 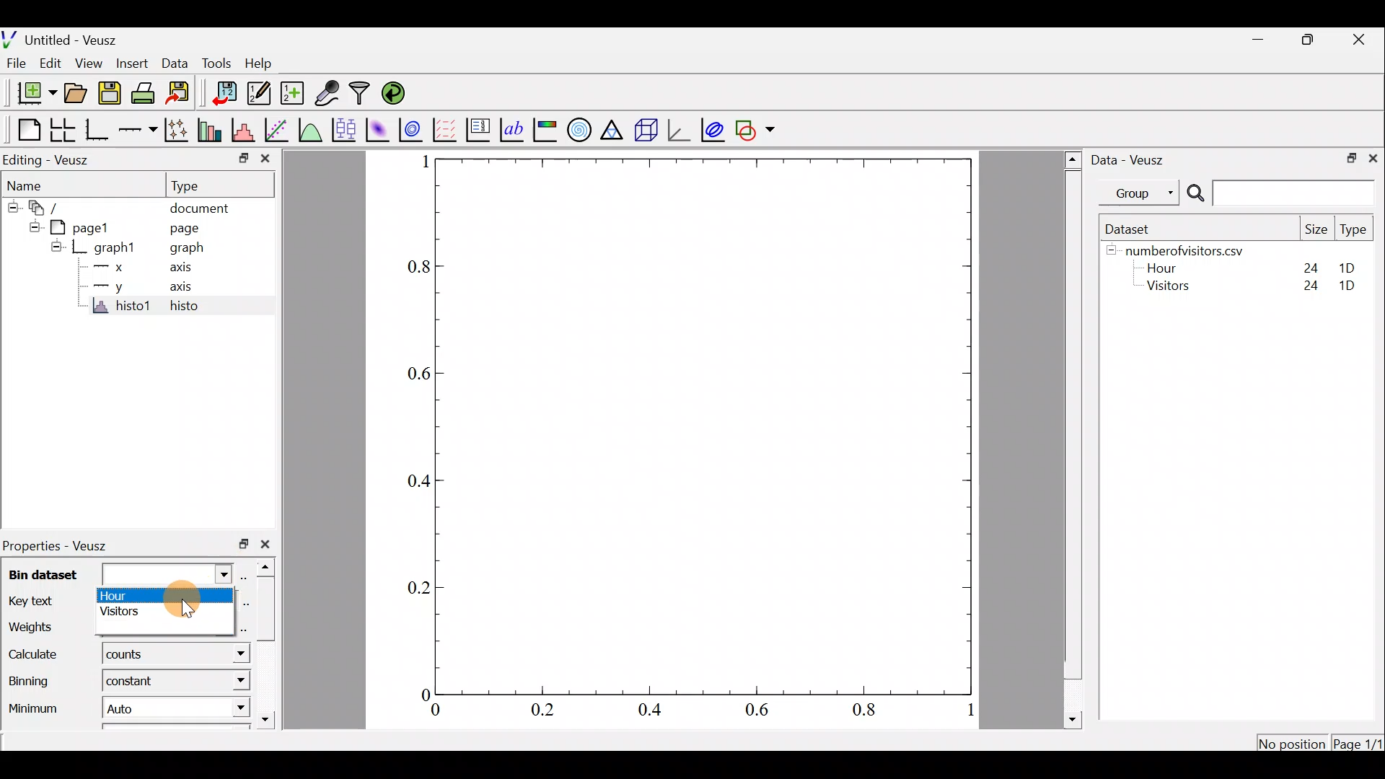 I want to click on Type, so click(x=193, y=185).